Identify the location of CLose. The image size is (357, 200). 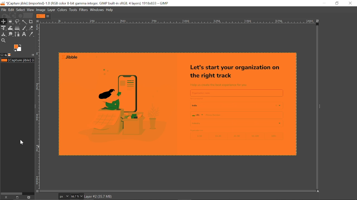
(350, 3).